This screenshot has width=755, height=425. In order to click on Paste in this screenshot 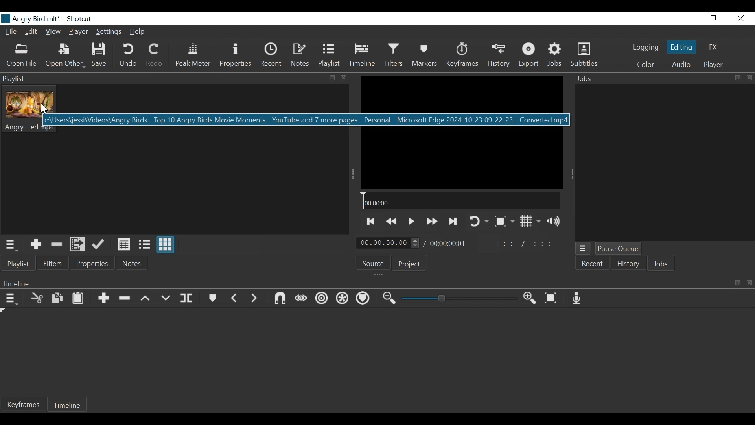, I will do `click(79, 298)`.